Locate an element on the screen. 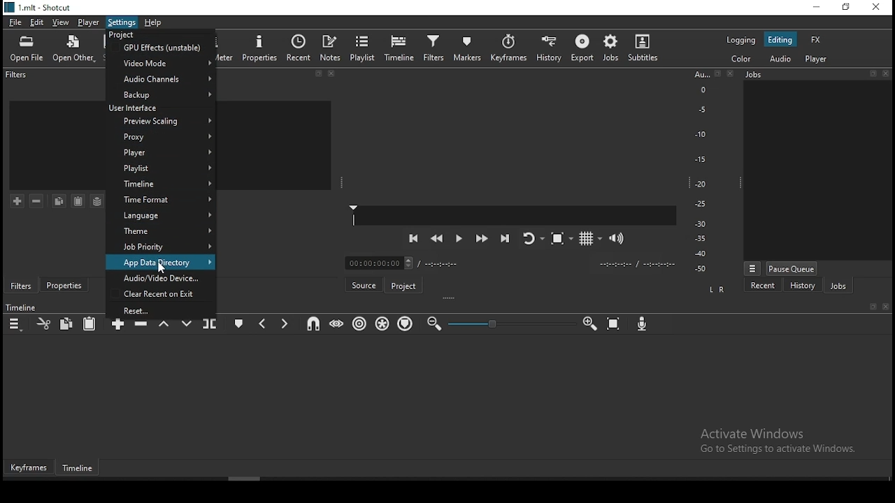 Image resolution: width=895 pixels, height=503 pixels. copy is located at coordinates (69, 324).